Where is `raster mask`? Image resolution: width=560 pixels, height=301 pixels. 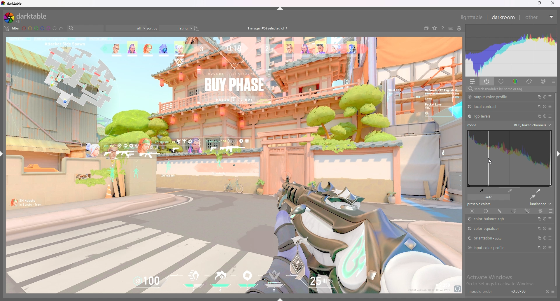
raster mask is located at coordinates (540, 211).